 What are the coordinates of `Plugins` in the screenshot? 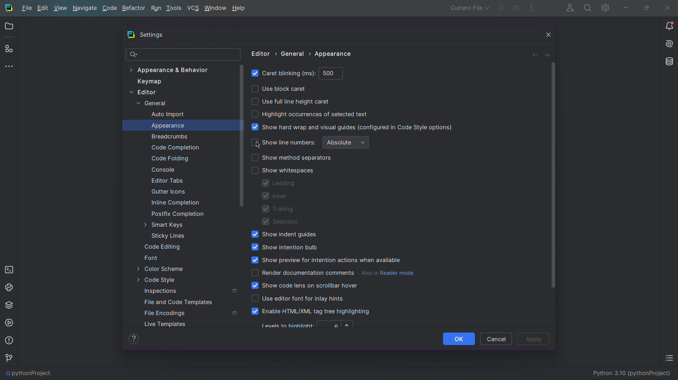 It's located at (9, 50).